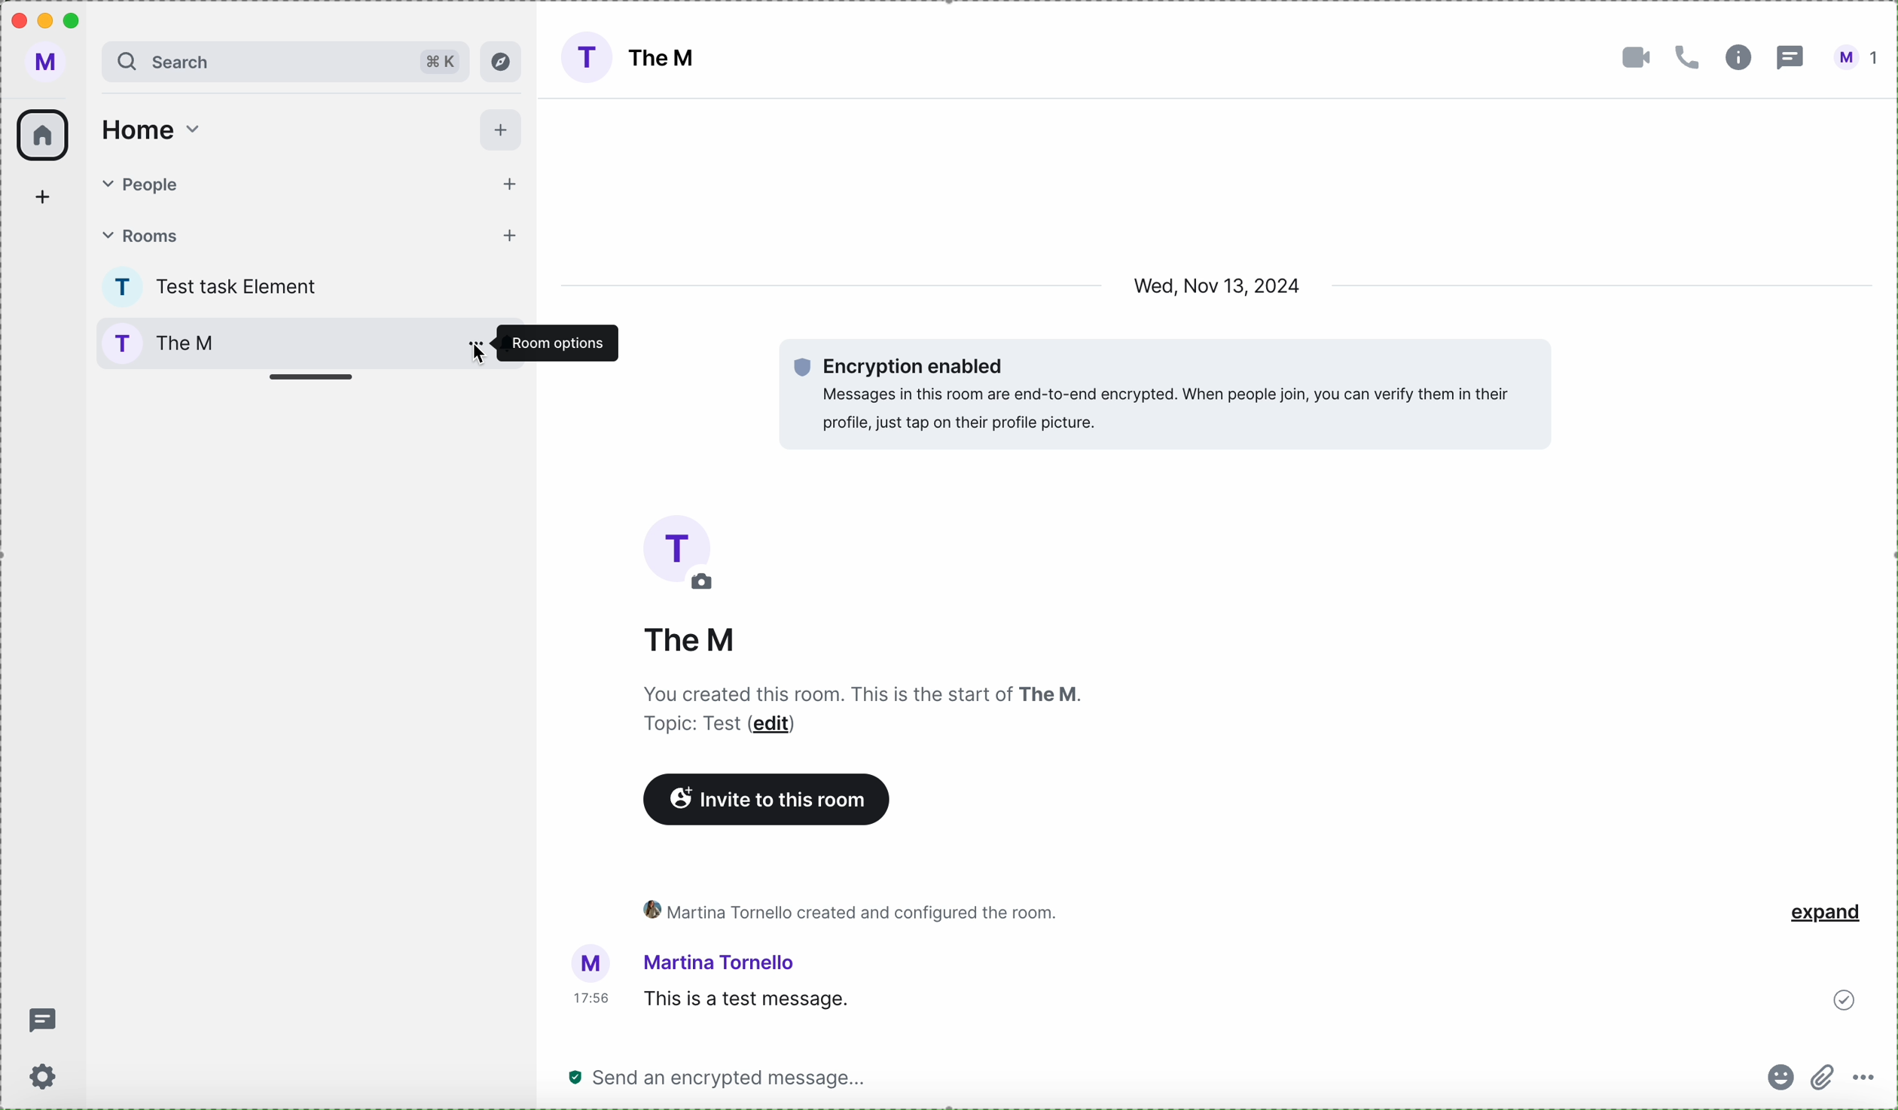 The height and width of the screenshot is (1110, 1898). Describe the element at coordinates (320, 378) in the screenshot. I see `adjust` at that location.